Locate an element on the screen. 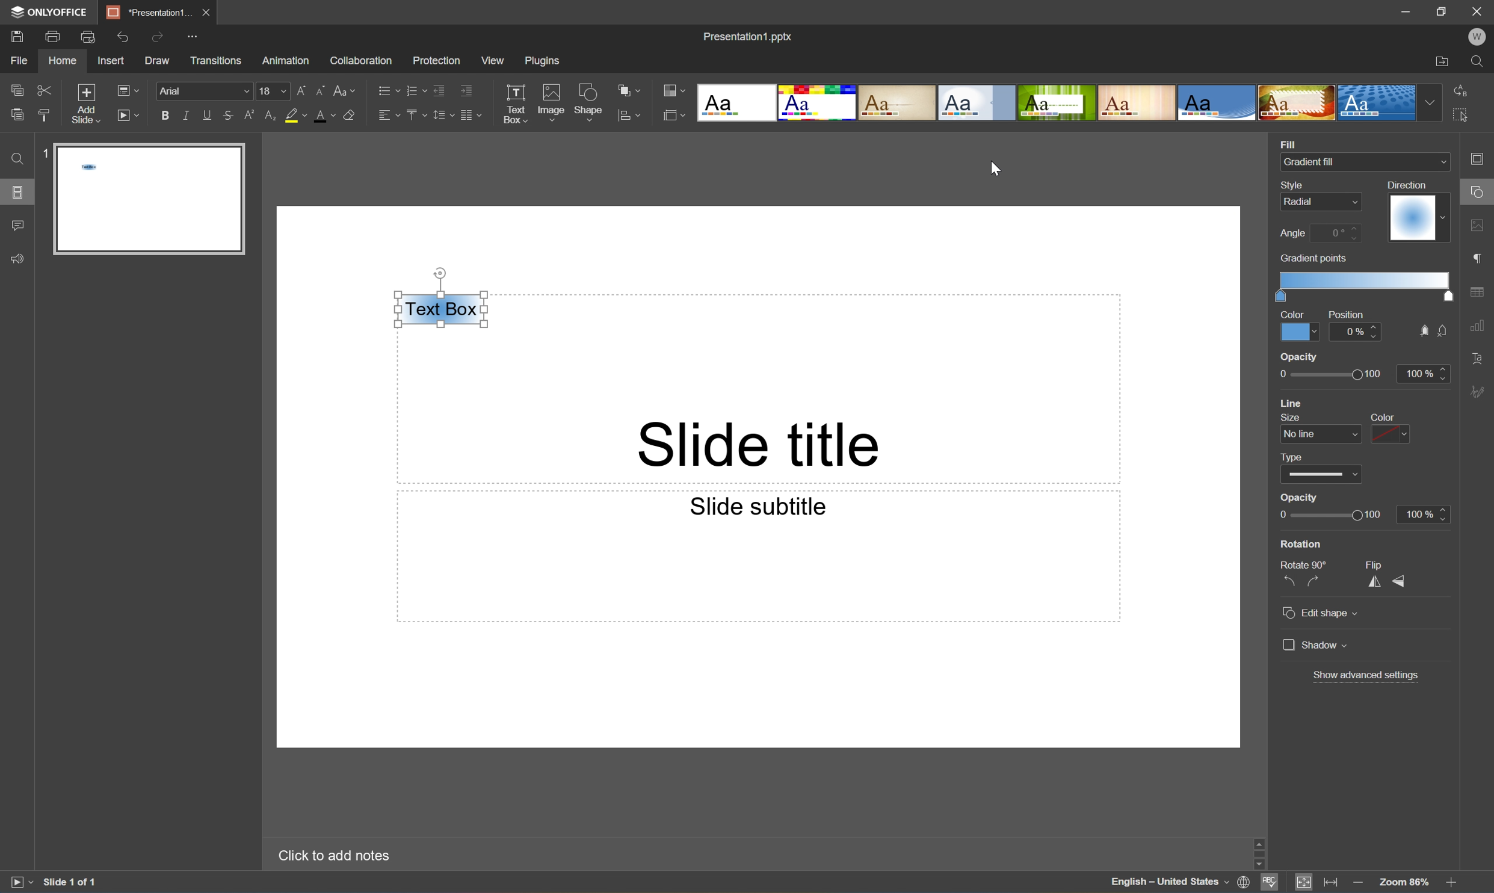 The height and width of the screenshot is (893, 1494). Insert is located at coordinates (108, 61).